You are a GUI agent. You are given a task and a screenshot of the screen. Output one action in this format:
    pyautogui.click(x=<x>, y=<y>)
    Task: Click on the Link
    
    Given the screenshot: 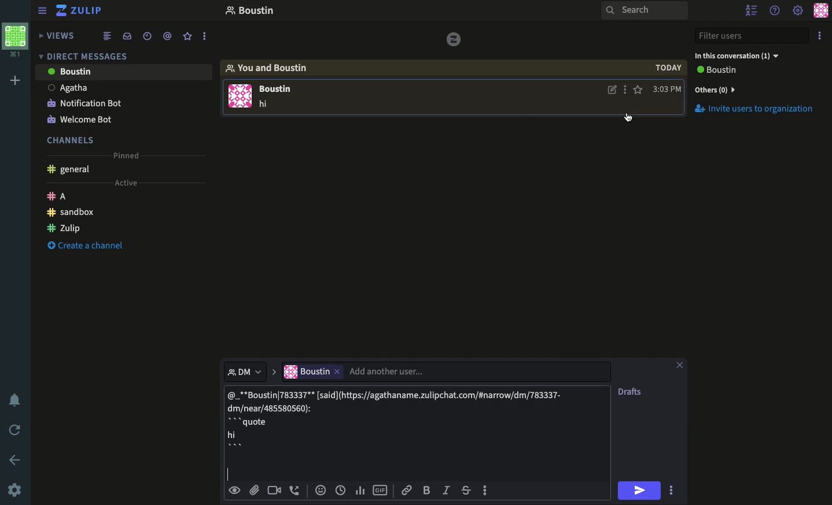 What is the action you would take?
    pyautogui.click(x=406, y=490)
    